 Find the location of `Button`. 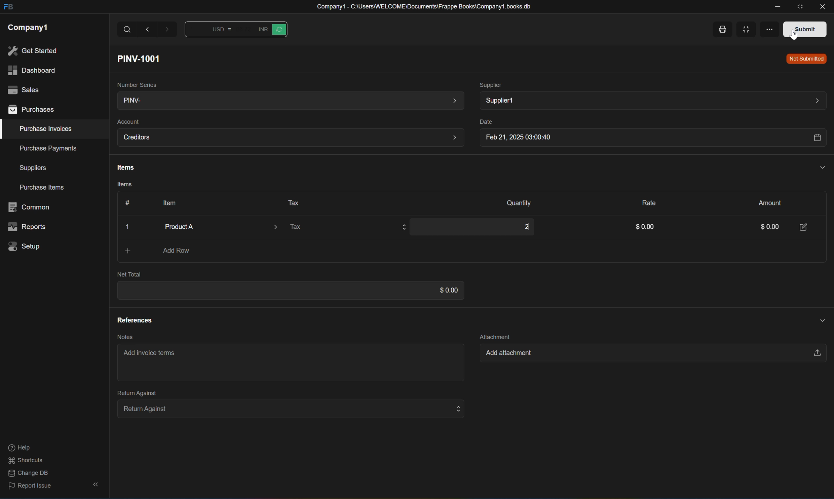

Button is located at coordinates (212, 31).